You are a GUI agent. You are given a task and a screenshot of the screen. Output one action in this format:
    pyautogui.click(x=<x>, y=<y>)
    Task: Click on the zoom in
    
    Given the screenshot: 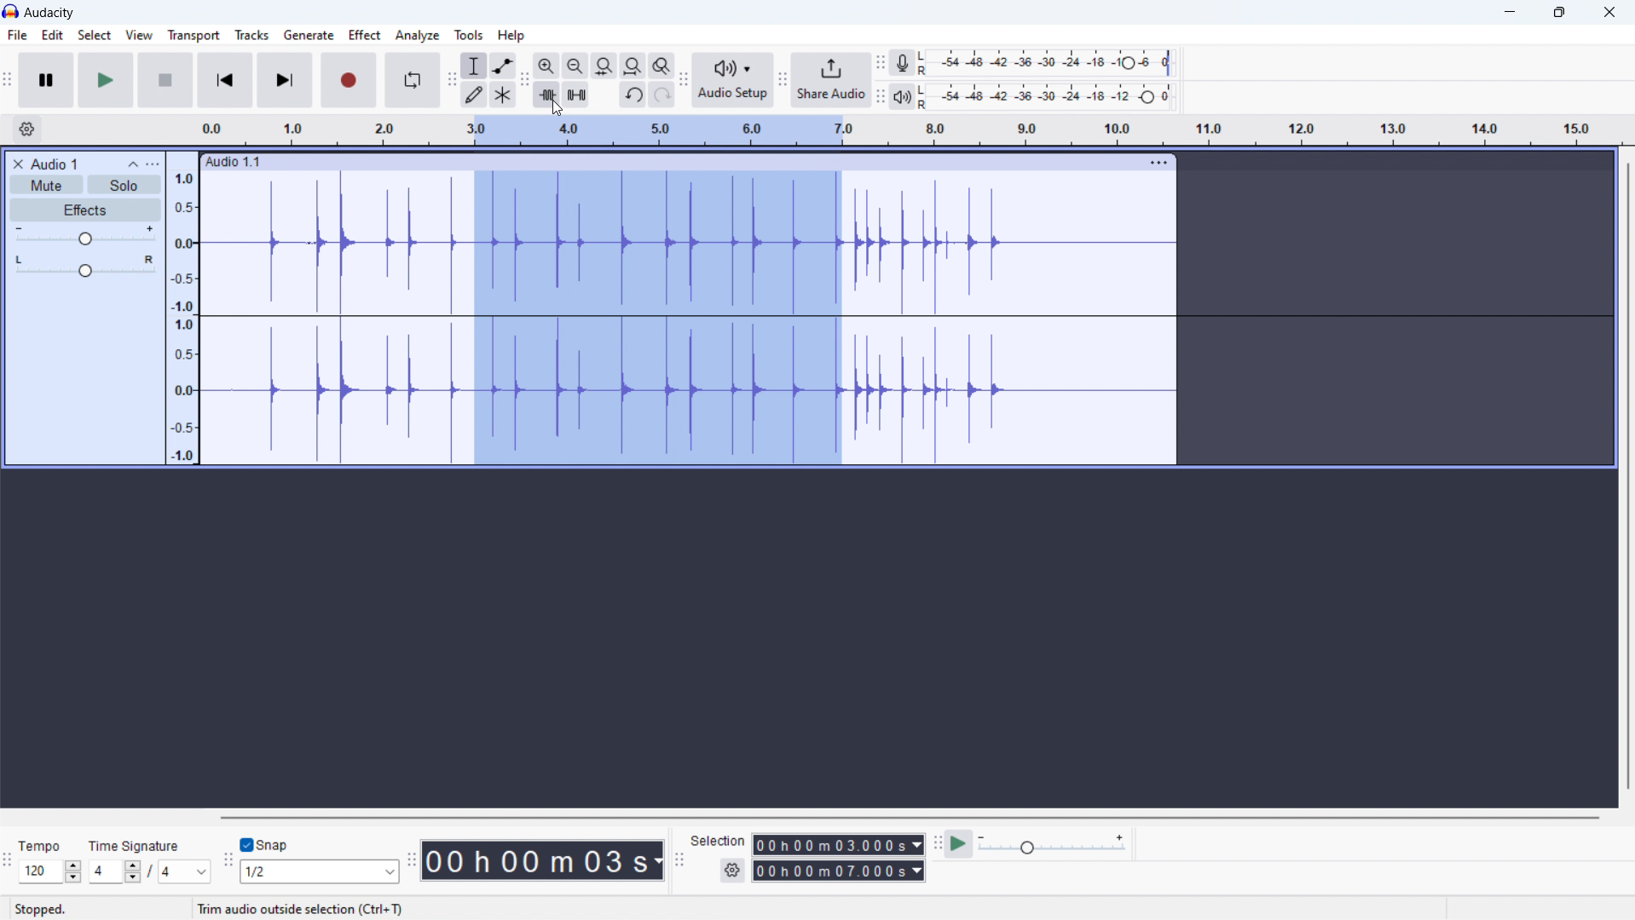 What is the action you would take?
    pyautogui.click(x=547, y=66)
    